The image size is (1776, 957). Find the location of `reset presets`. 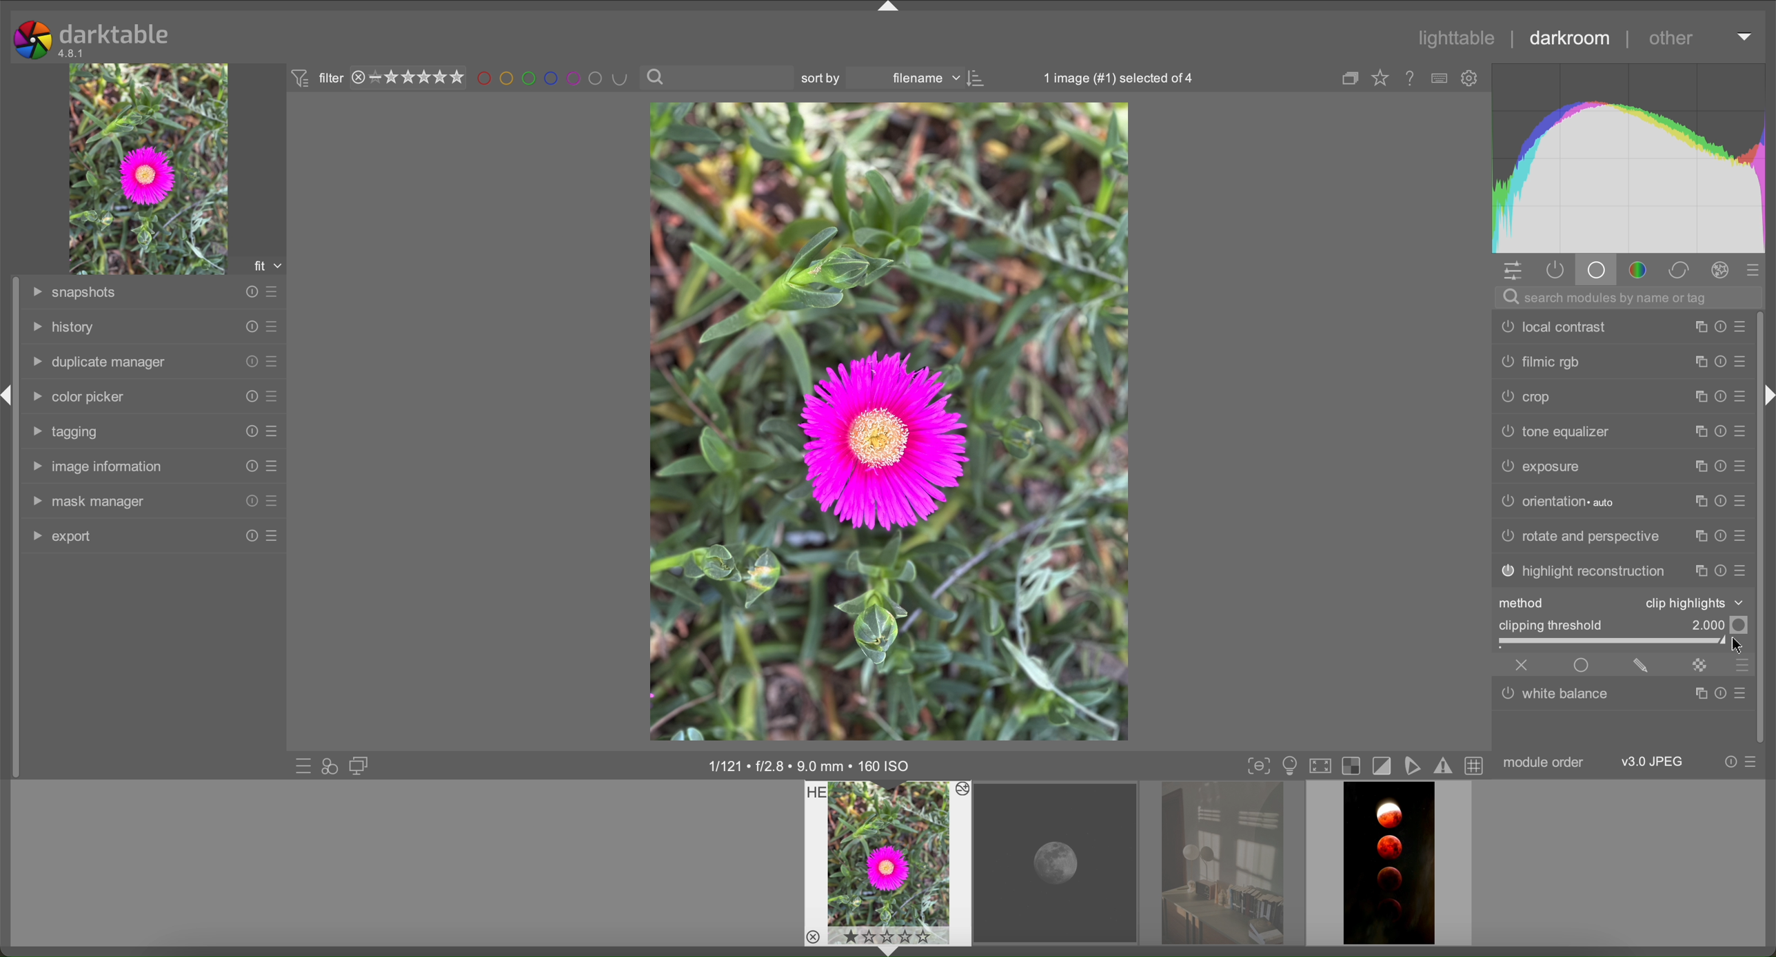

reset presets is located at coordinates (1717, 328).